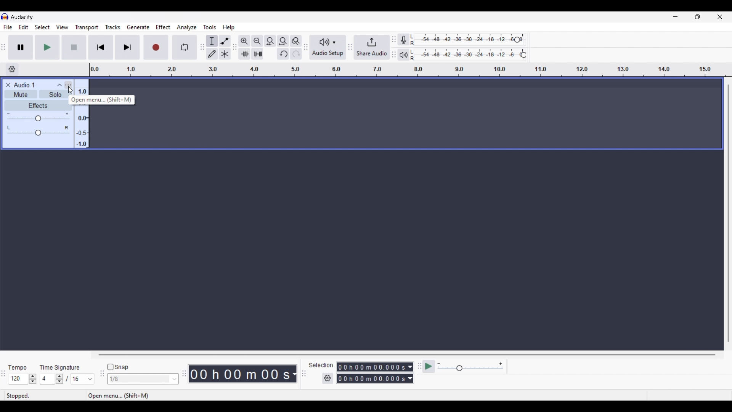  Describe the element at coordinates (87, 27) in the screenshot. I see `Transport menu` at that location.